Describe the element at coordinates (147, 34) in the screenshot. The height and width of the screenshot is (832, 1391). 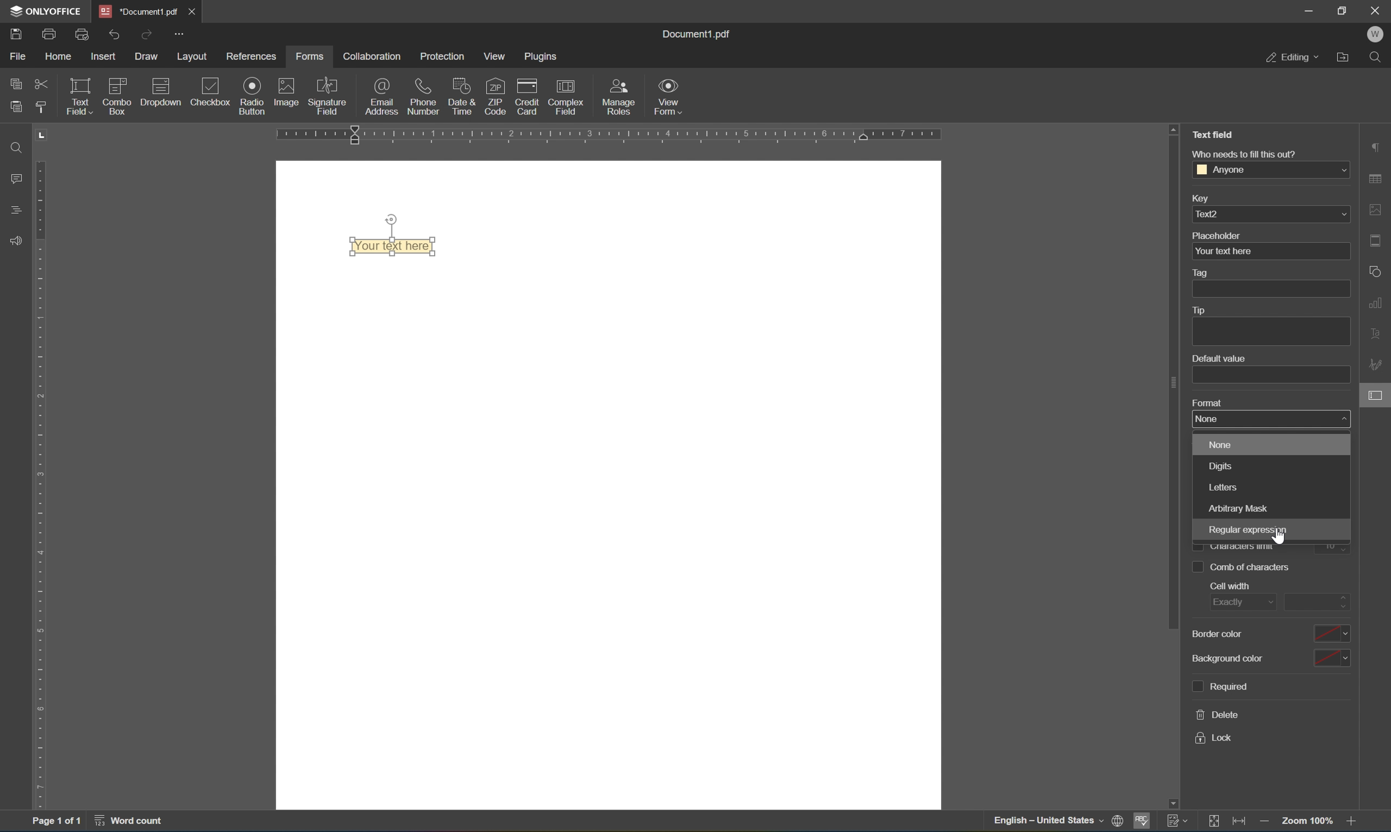
I see `redo` at that location.